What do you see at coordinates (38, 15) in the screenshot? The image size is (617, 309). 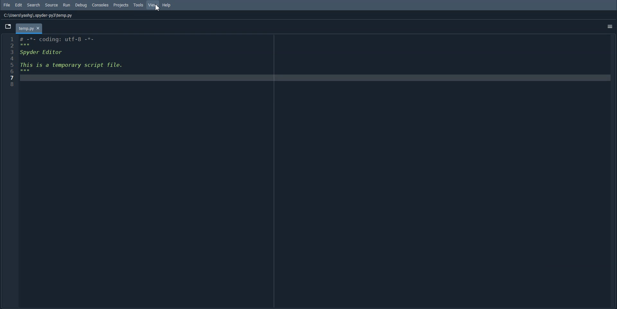 I see `File path address` at bounding box center [38, 15].